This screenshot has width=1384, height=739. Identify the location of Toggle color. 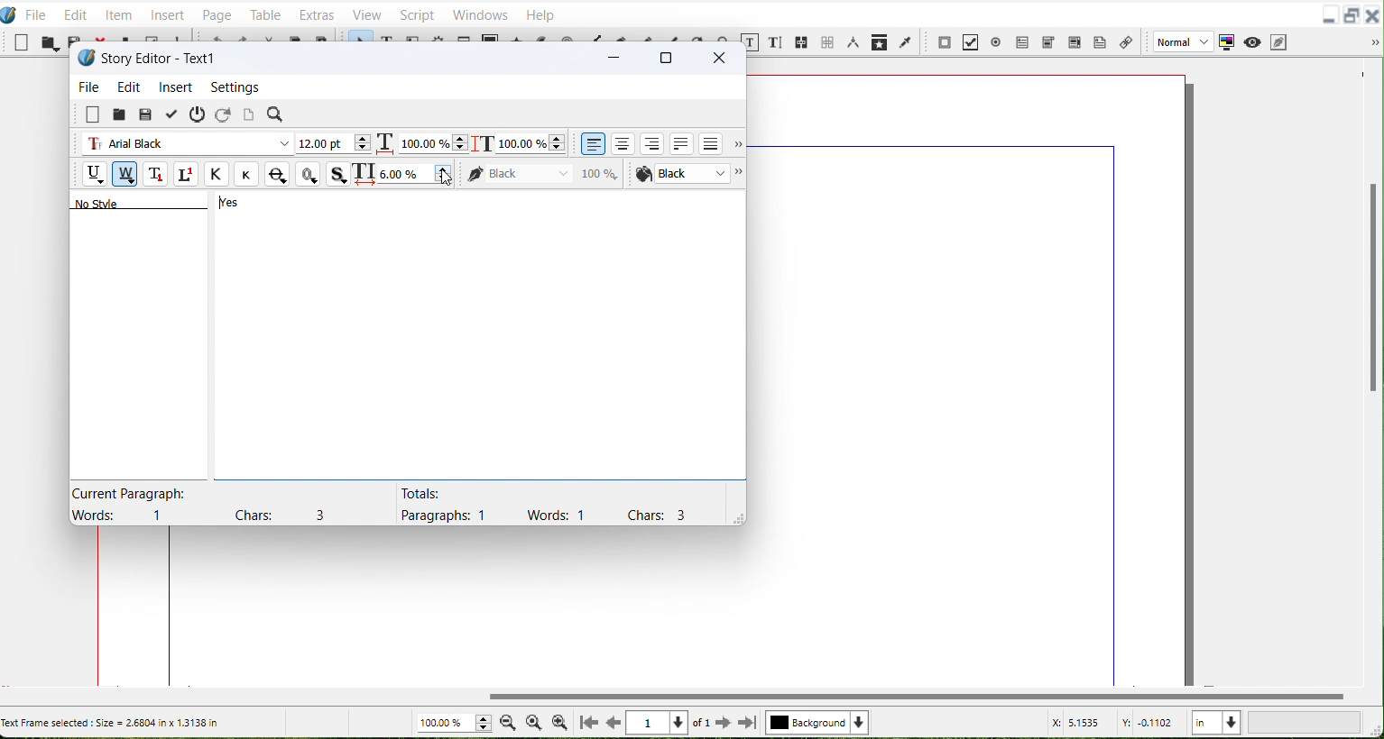
(1227, 41).